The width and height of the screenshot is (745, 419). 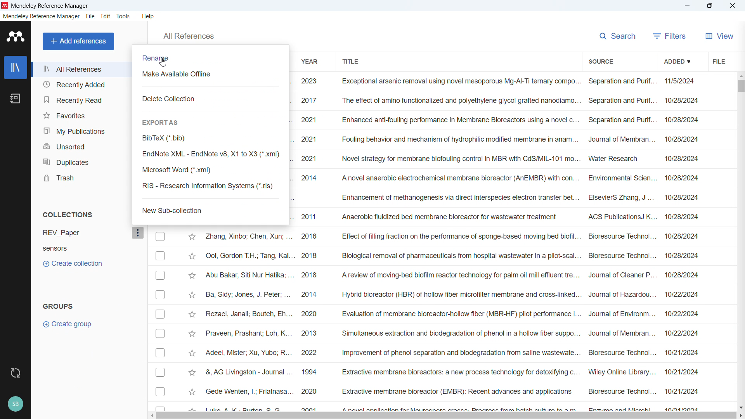 I want to click on Zhang, S; Chang, J; Lin, C;... Enhancement of methanogenesis via direct interspecies electron transfer bet... ElsevierS Zhang, J ... 10/28/2024, so click(x=496, y=198).